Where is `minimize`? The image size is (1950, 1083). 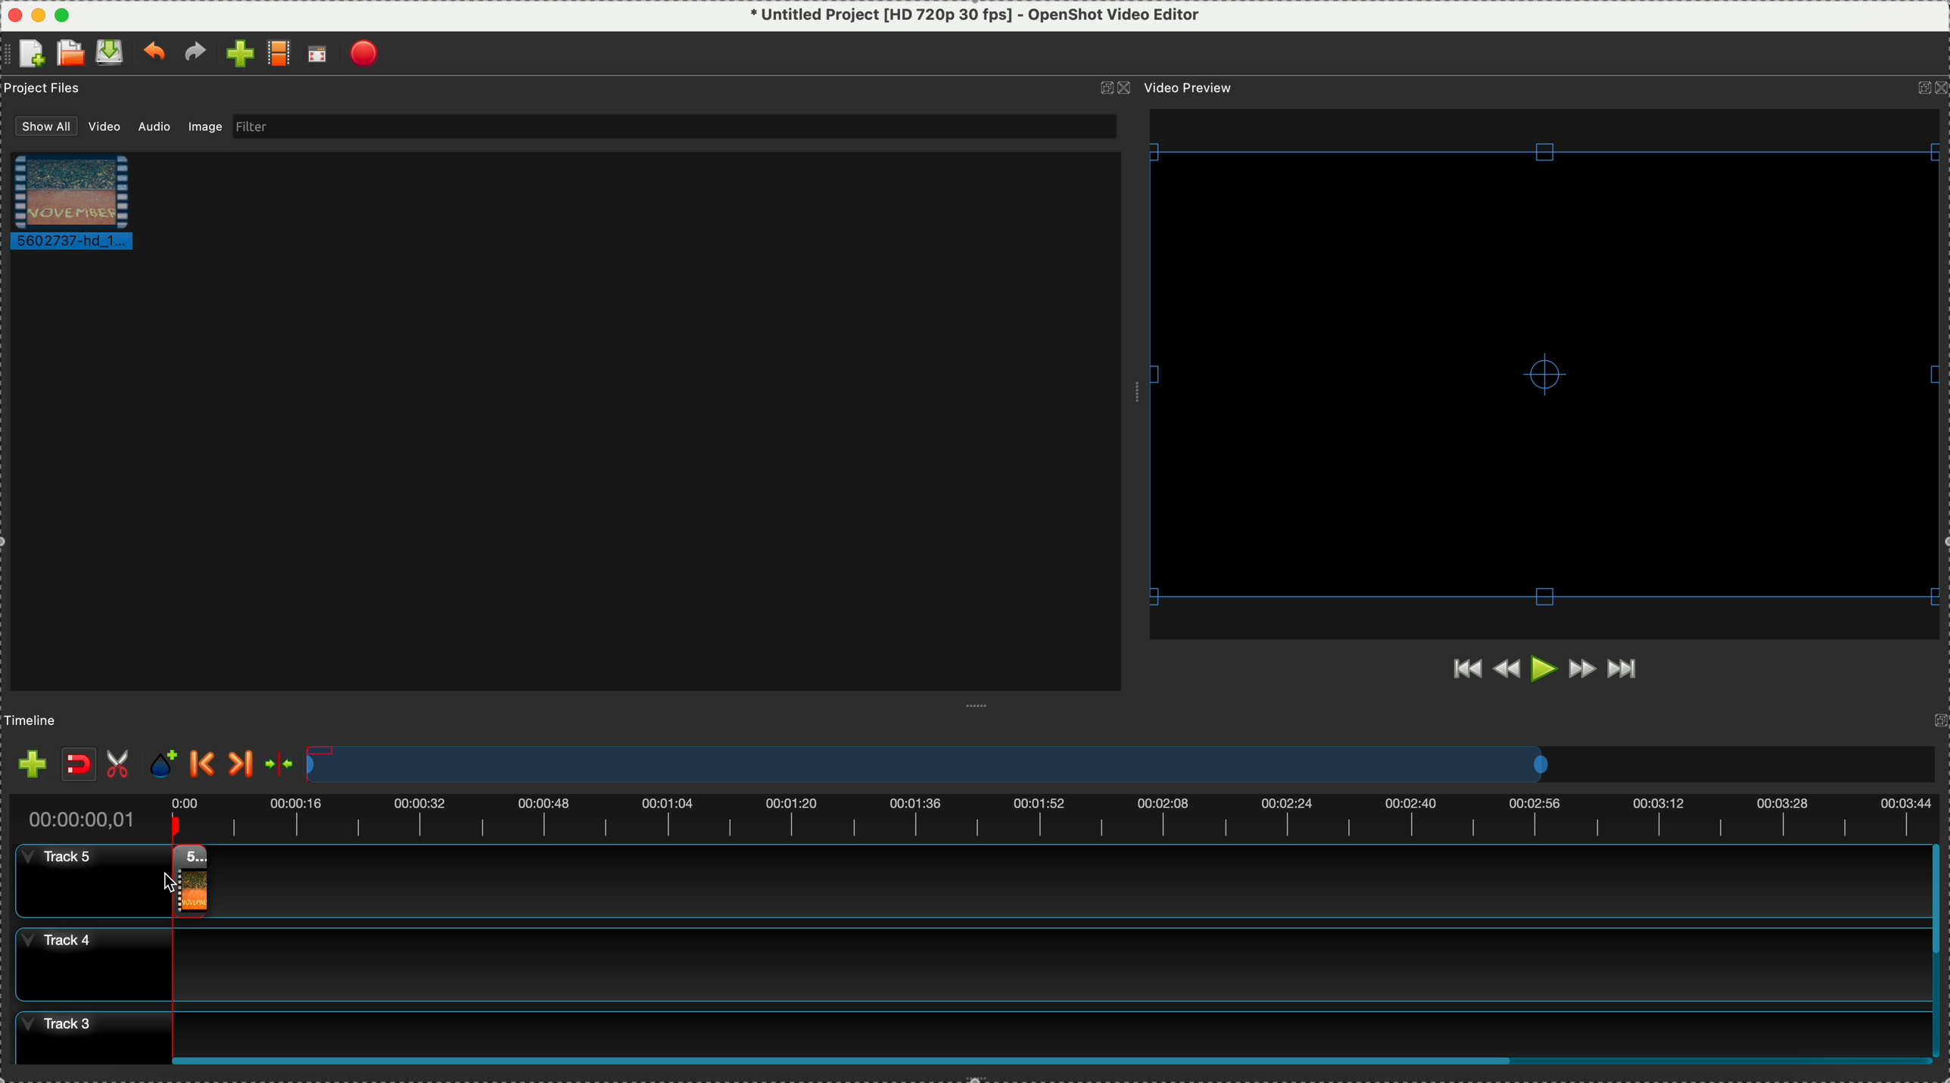 minimize is located at coordinates (38, 13).